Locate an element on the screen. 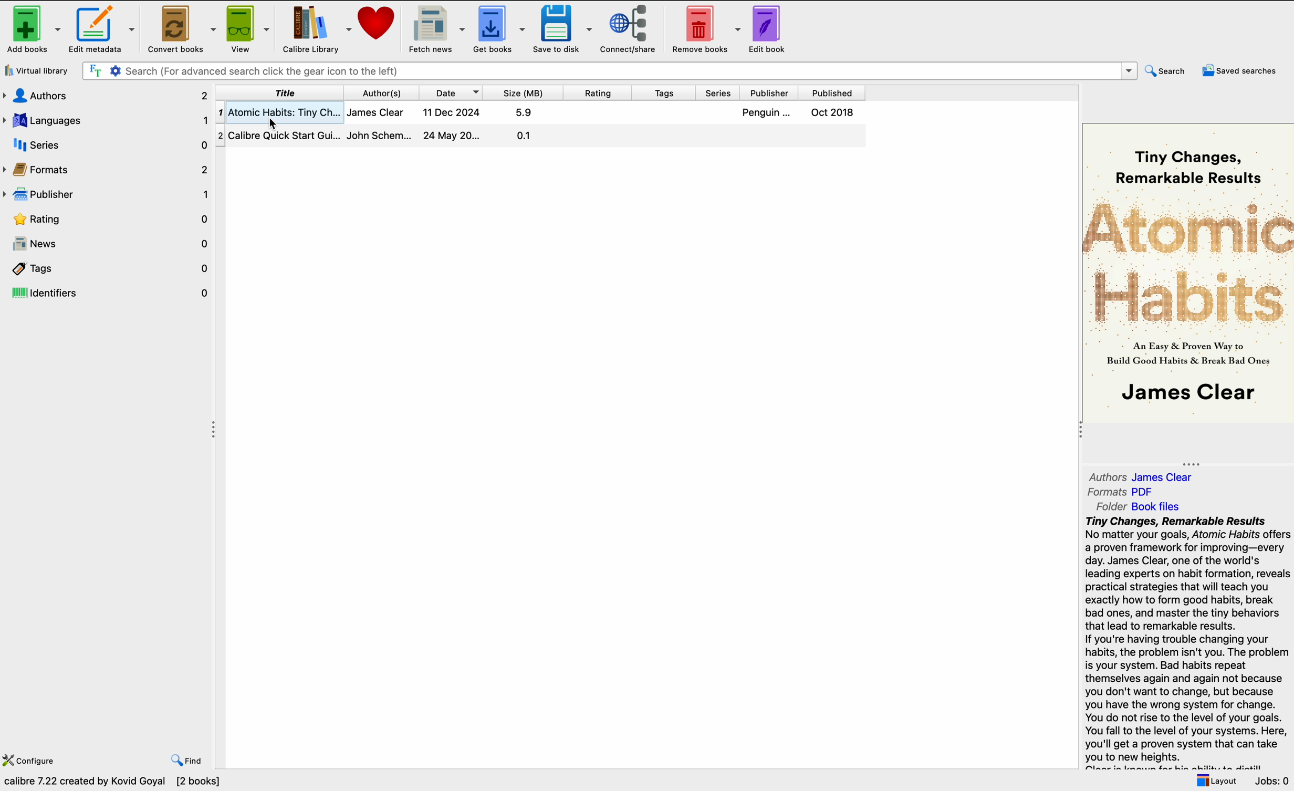  formats is located at coordinates (106, 170).